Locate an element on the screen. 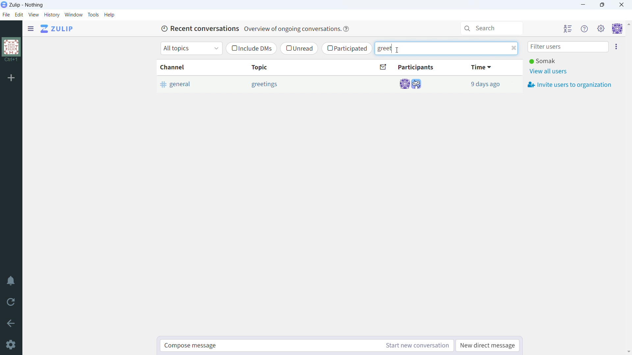 This screenshot has width=632, height=355. participants is located at coordinates (408, 67).